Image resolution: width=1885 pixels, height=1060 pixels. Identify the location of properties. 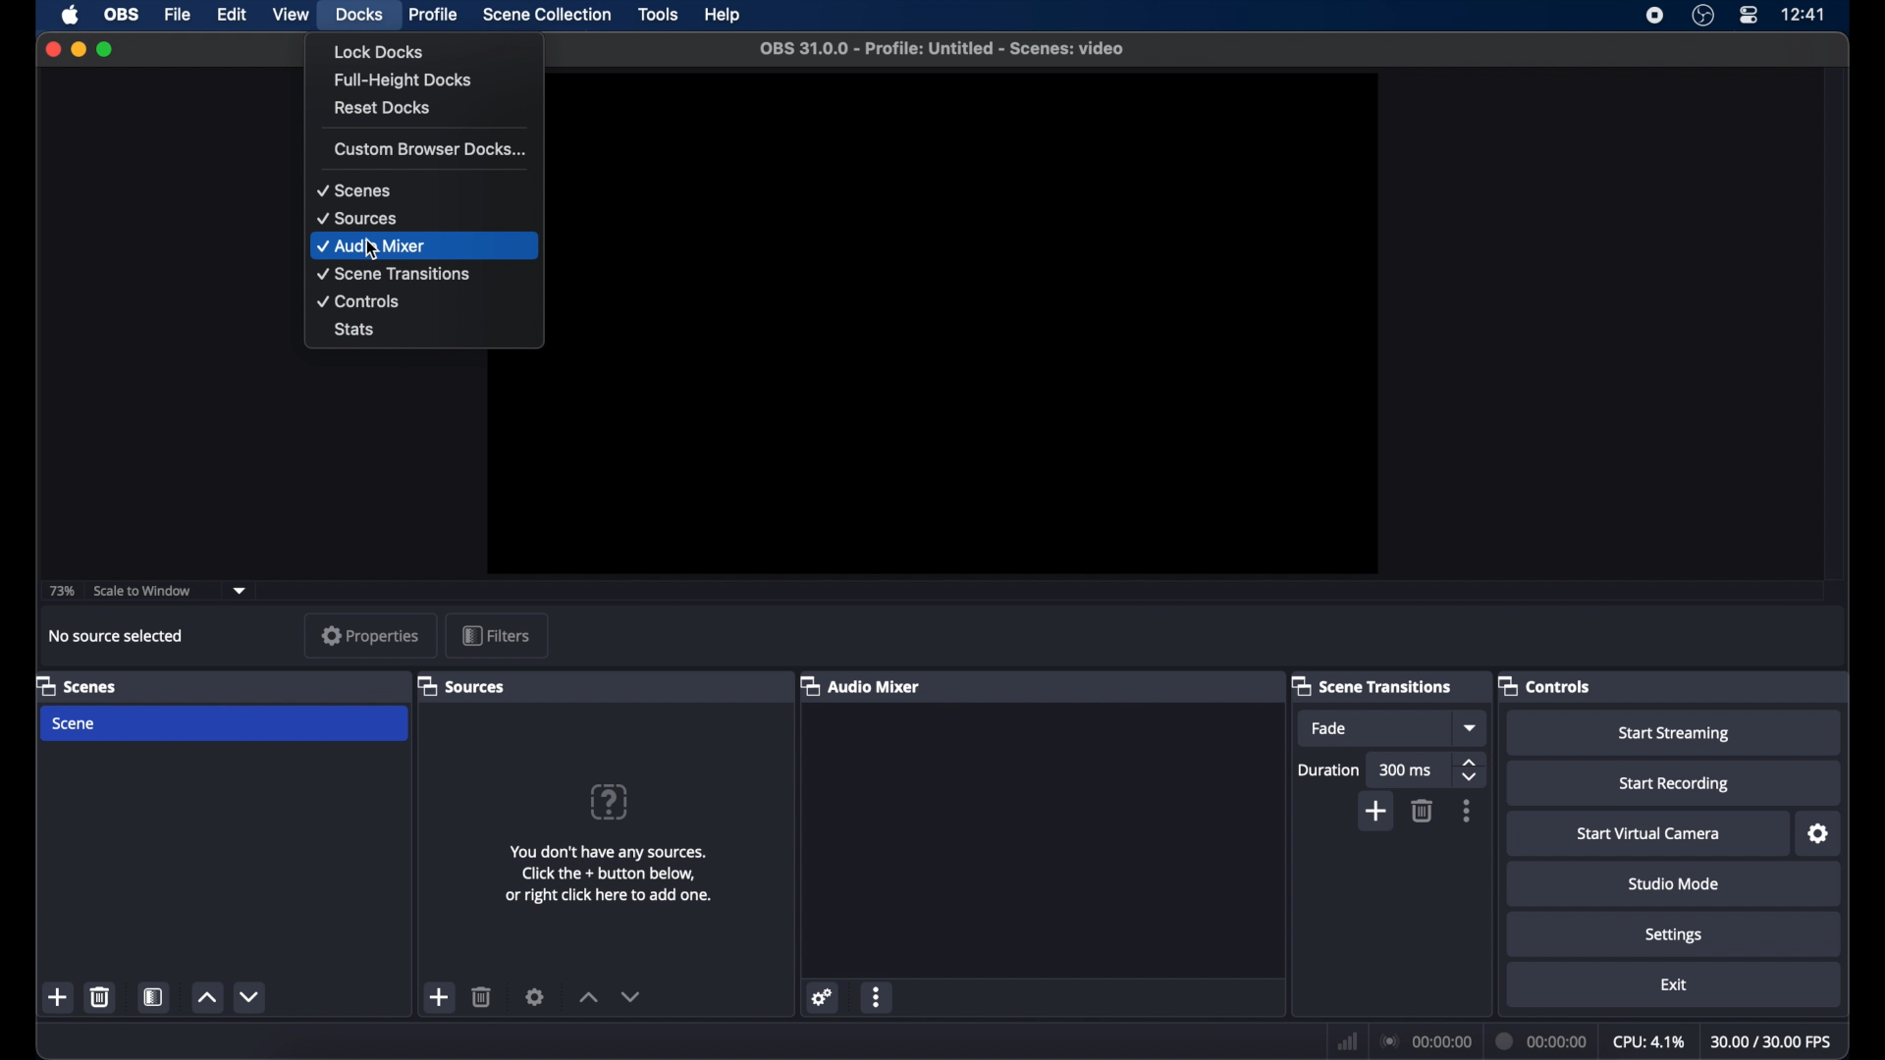
(372, 635).